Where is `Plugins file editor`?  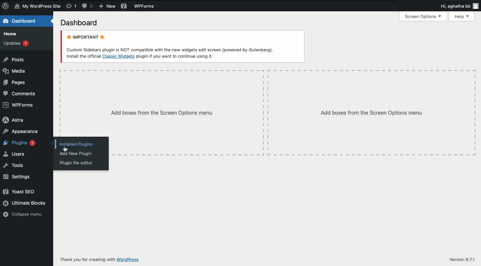 Plugins file editor is located at coordinates (76, 163).